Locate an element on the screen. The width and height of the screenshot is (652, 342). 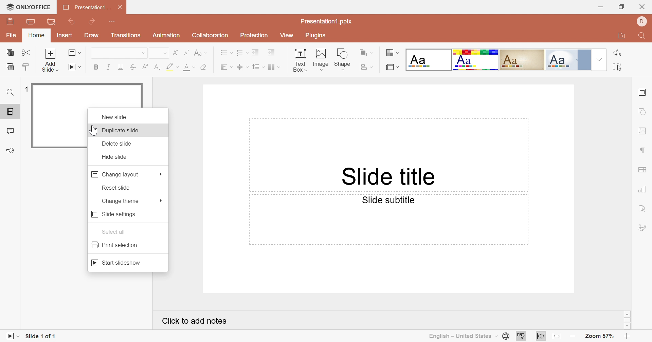
Fit to slide is located at coordinates (557, 338).